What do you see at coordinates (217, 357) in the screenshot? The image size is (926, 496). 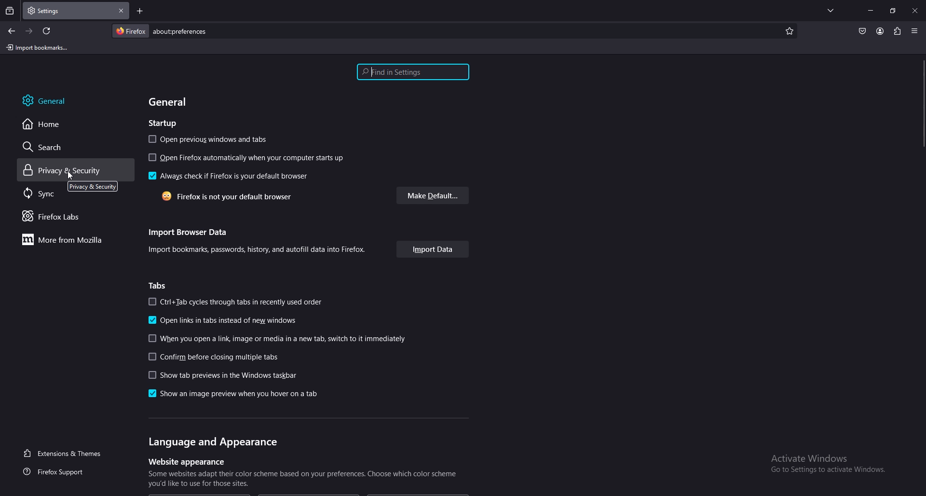 I see `confirm before closing multiple tabs` at bounding box center [217, 357].